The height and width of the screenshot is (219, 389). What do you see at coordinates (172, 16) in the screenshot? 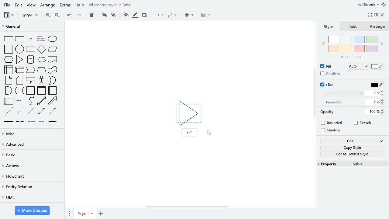
I see `waypoints` at bounding box center [172, 16].